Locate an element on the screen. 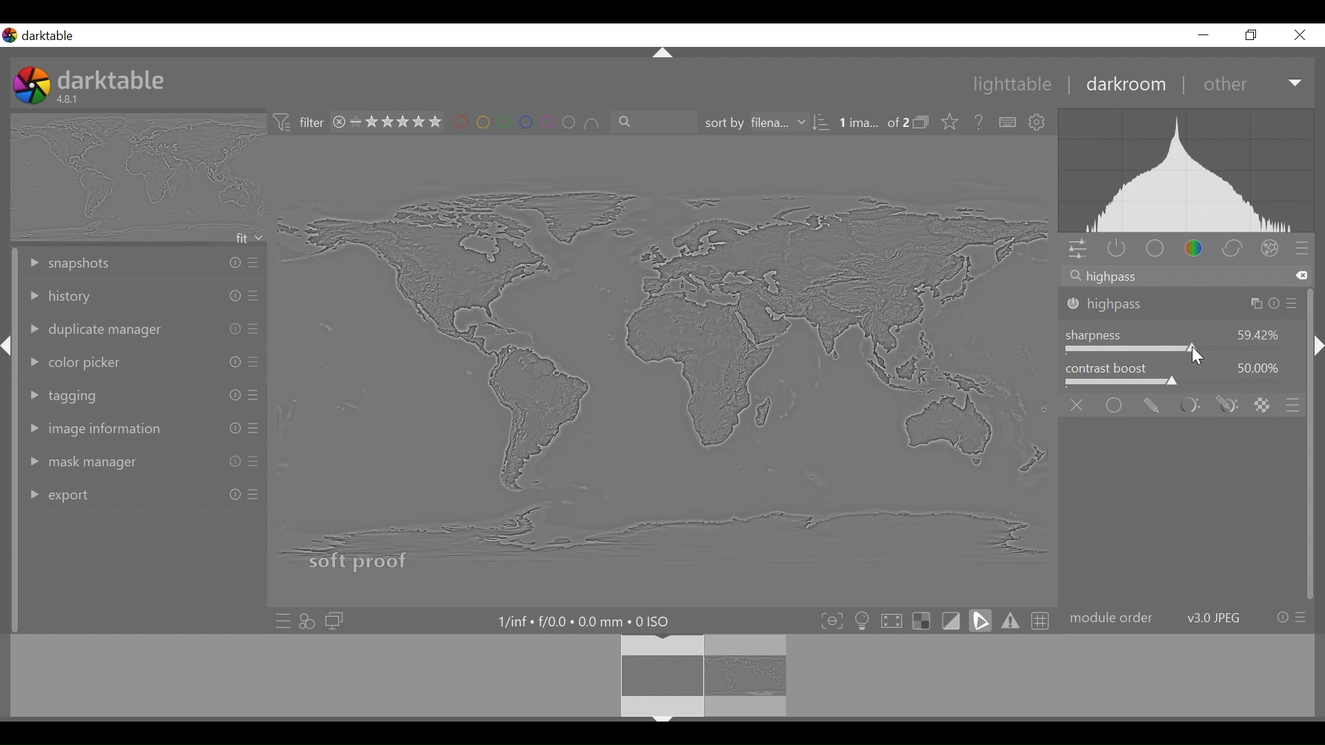  image preview is located at coordinates (135, 177).